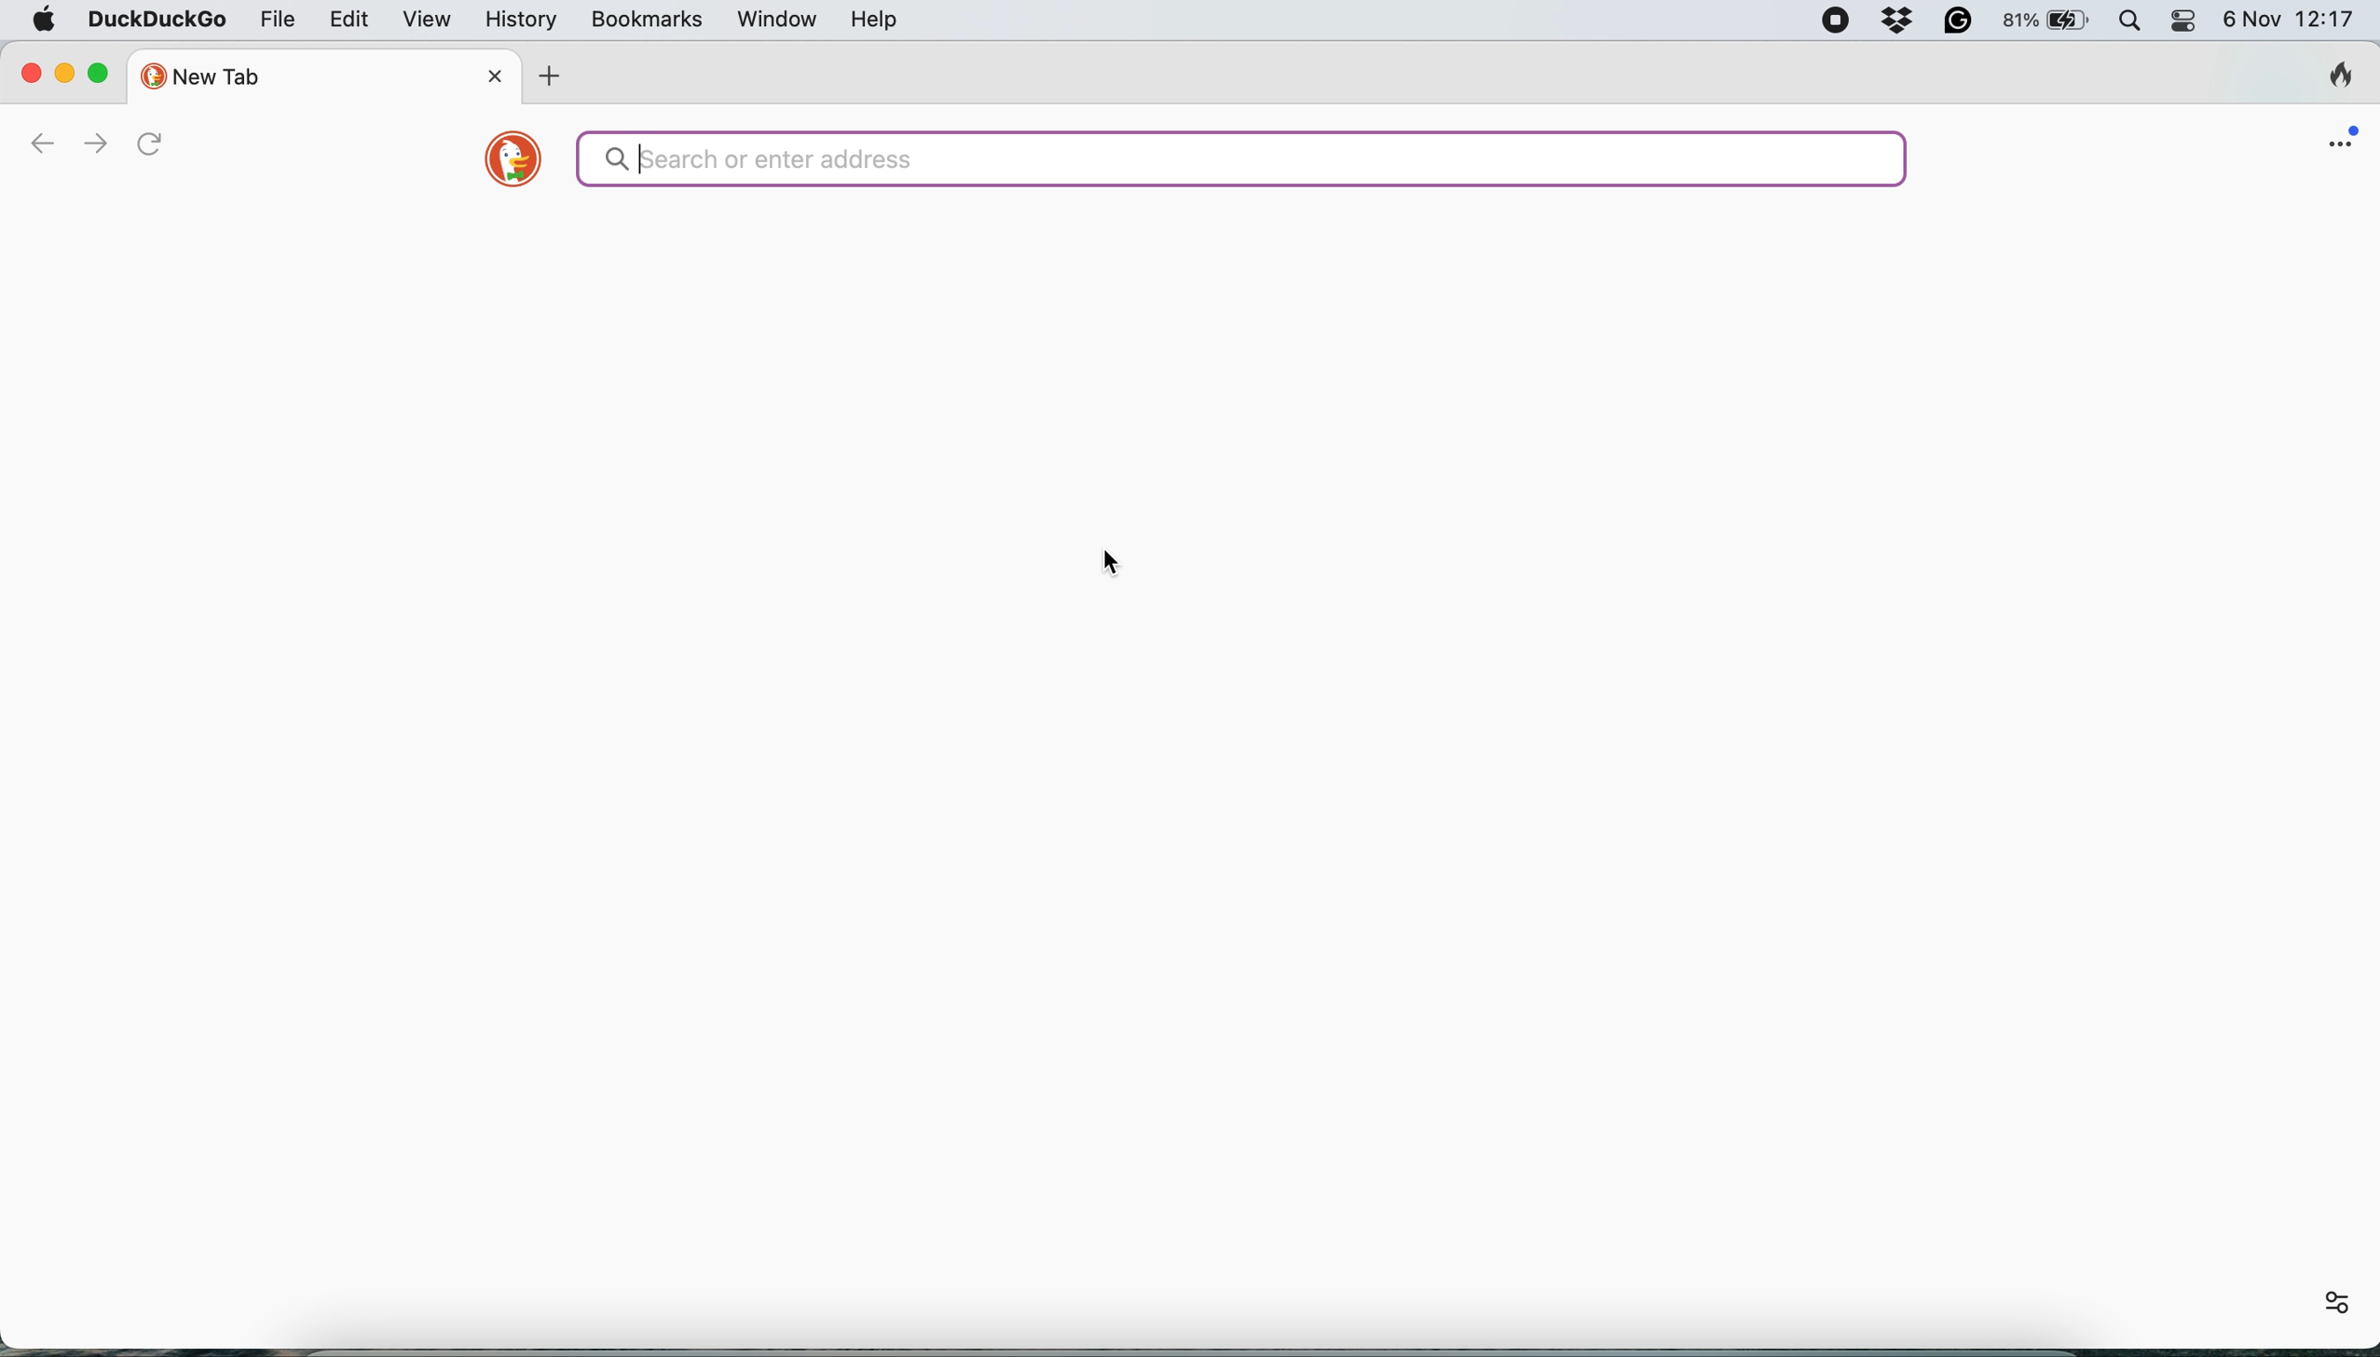 The height and width of the screenshot is (1357, 2380). I want to click on close, so click(493, 75).